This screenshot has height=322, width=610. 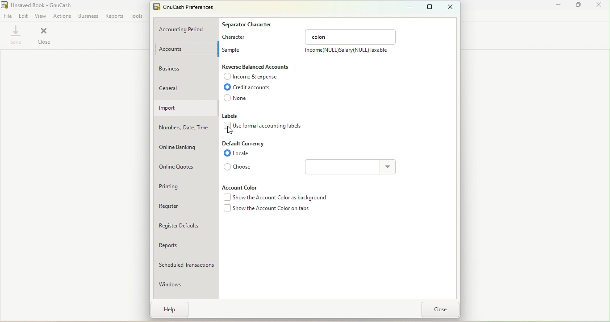 What do you see at coordinates (248, 23) in the screenshot?
I see `Separate character` at bounding box center [248, 23].